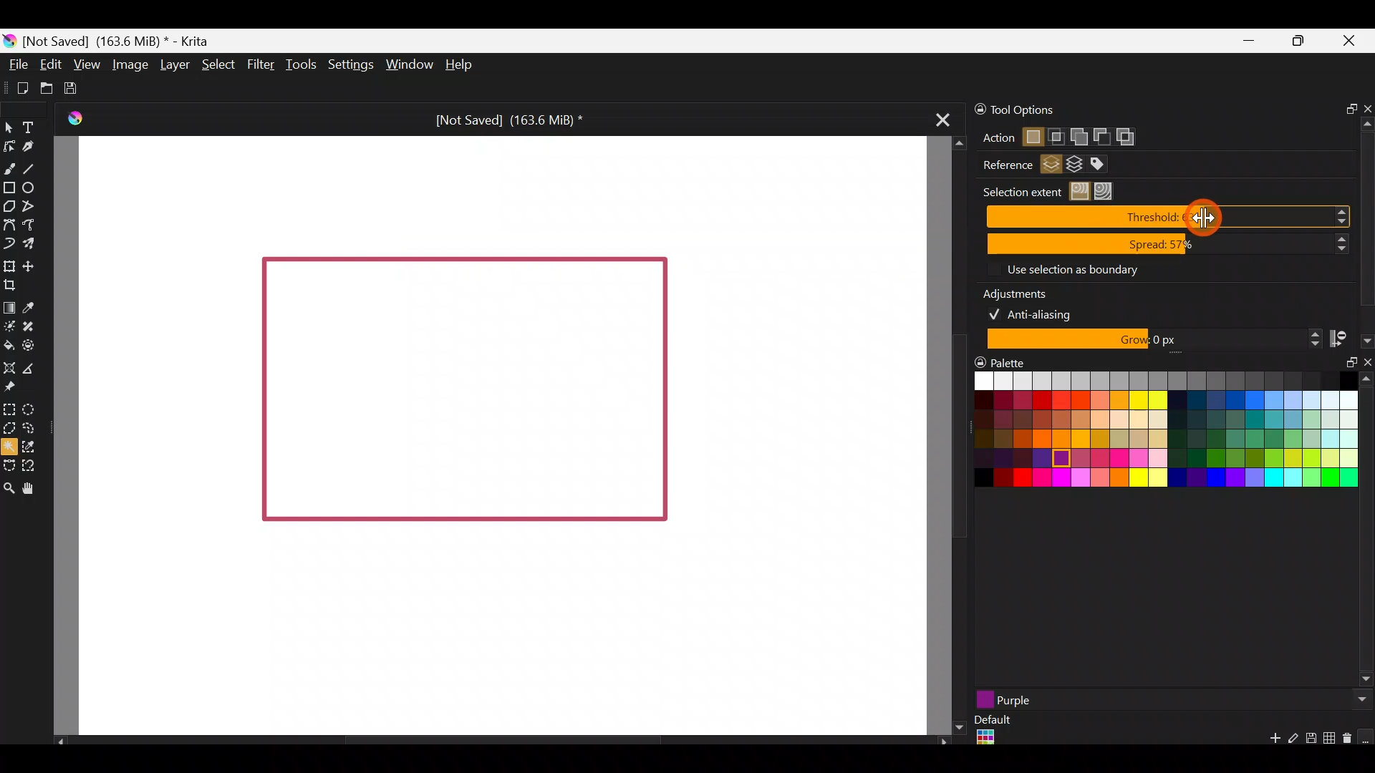 The width and height of the screenshot is (1375, 773). I want to click on Smart patch tool, so click(34, 325).